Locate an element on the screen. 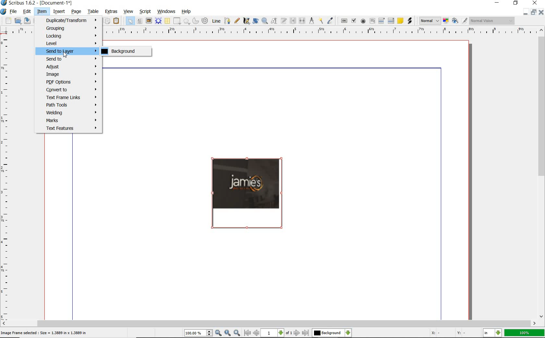  item is located at coordinates (42, 12).